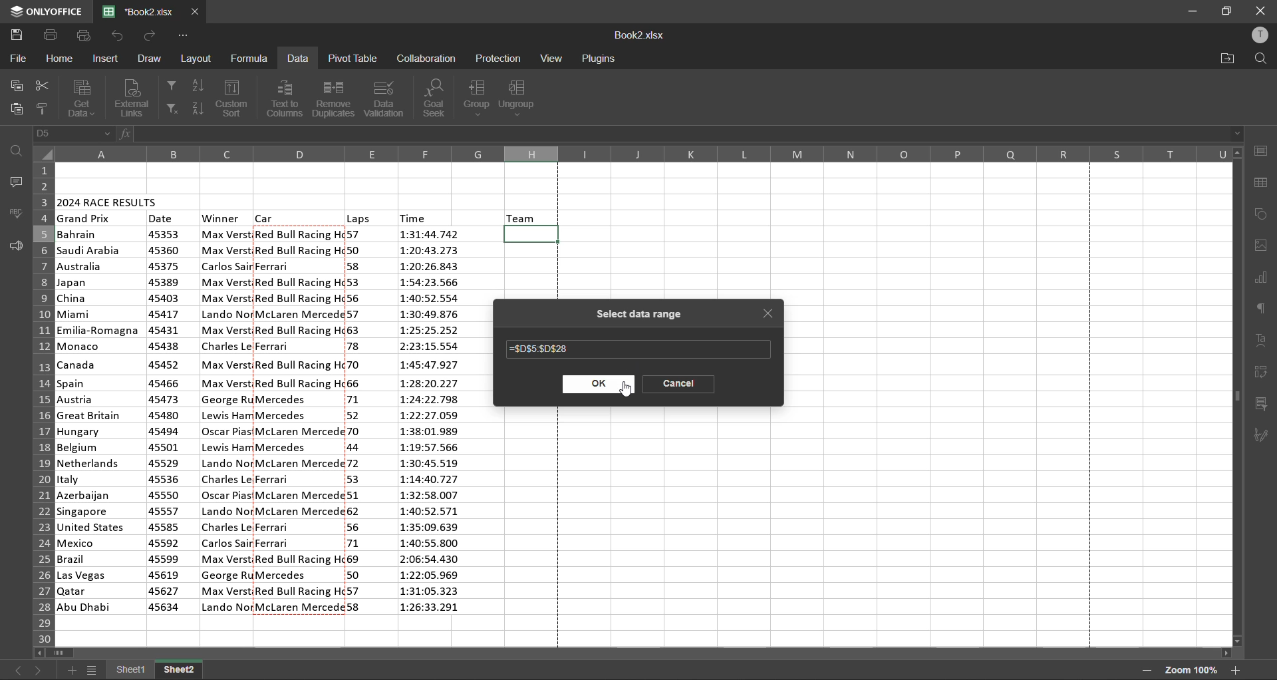 The height and width of the screenshot is (680, 1277). What do you see at coordinates (297, 60) in the screenshot?
I see `data` at bounding box center [297, 60].